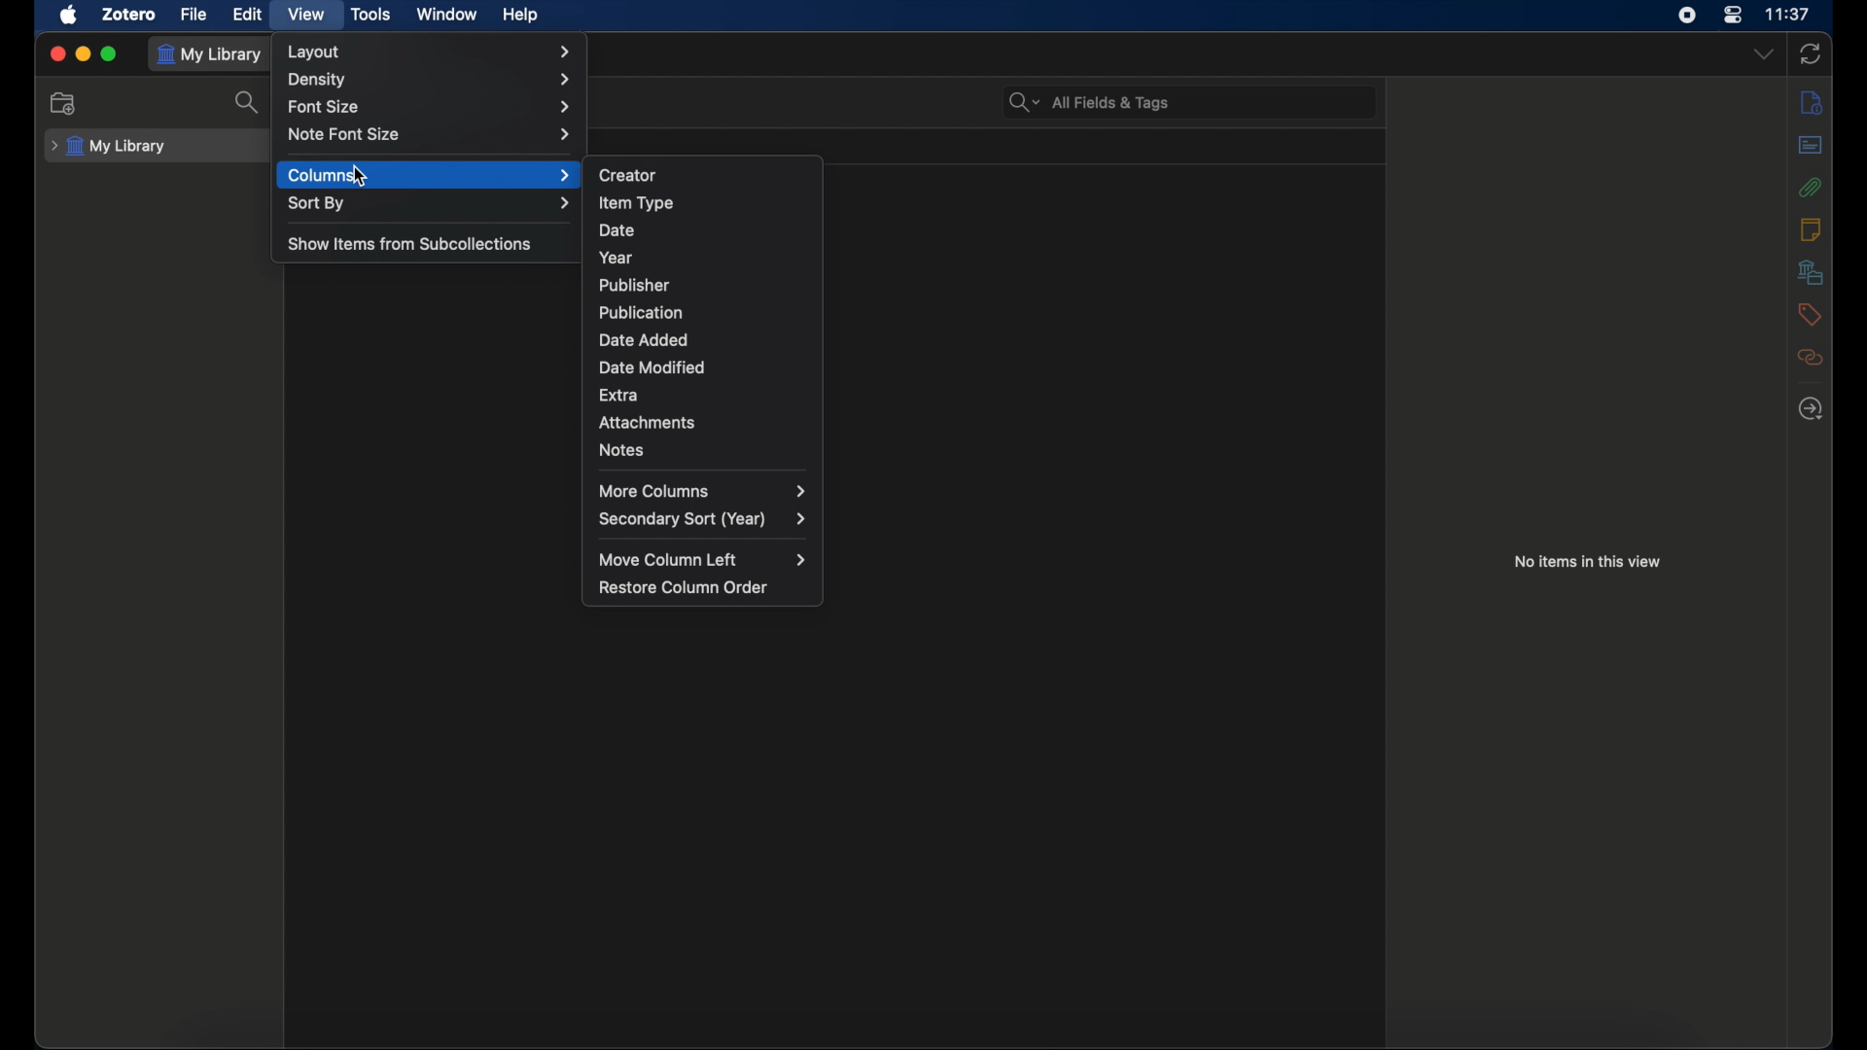  I want to click on maximize, so click(110, 55).